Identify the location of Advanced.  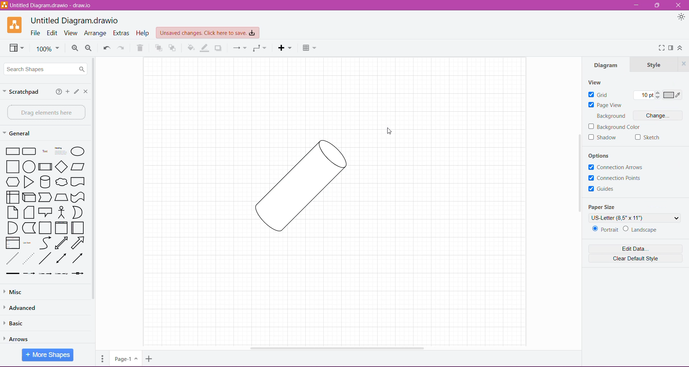
(23, 307).